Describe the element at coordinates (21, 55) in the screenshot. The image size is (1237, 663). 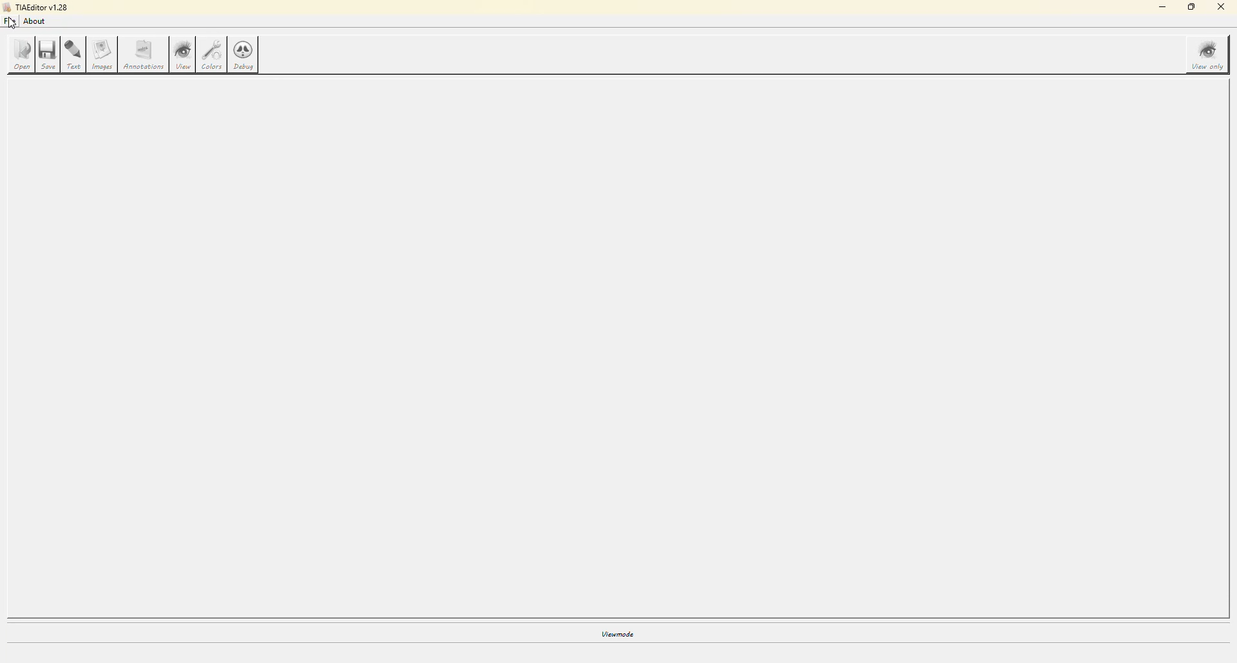
I see `open` at that location.